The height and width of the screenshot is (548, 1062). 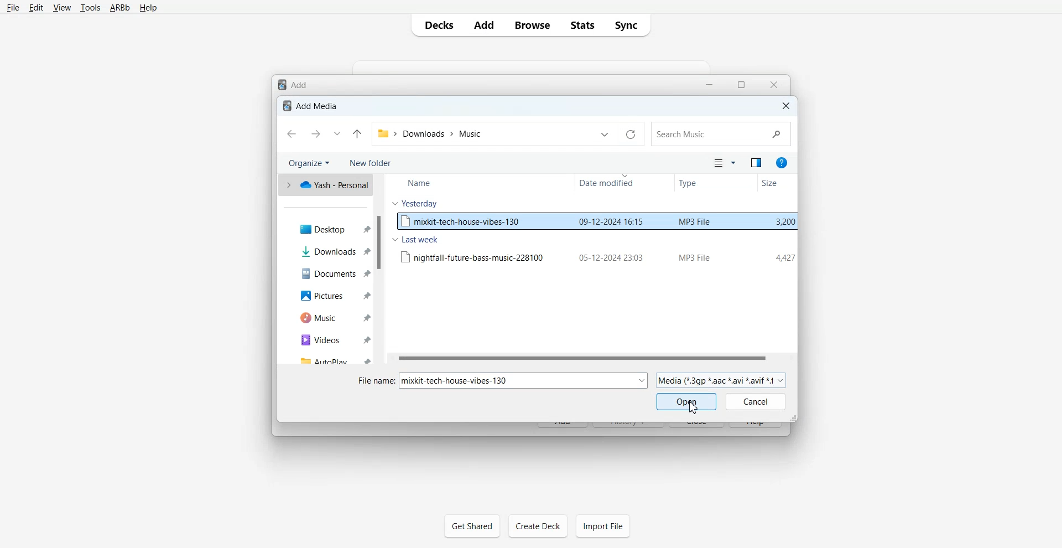 What do you see at coordinates (88, 7) in the screenshot?
I see `Tools` at bounding box center [88, 7].